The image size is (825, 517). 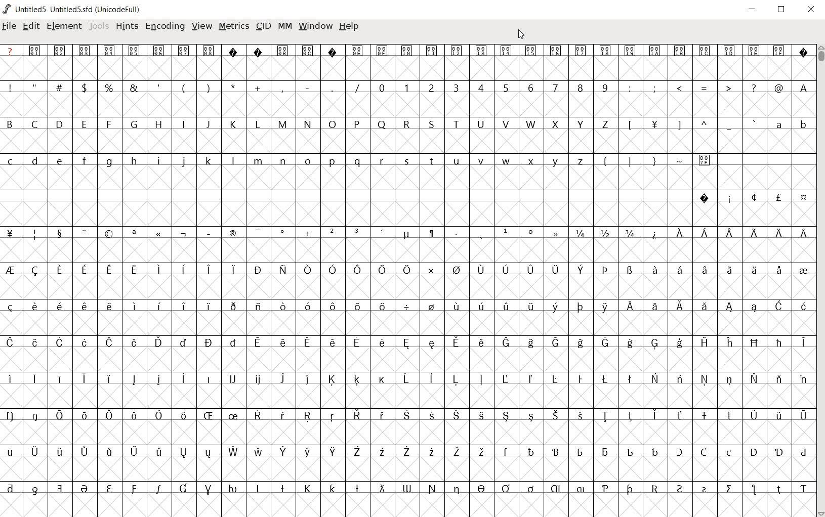 I want to click on Symbol, so click(x=529, y=344).